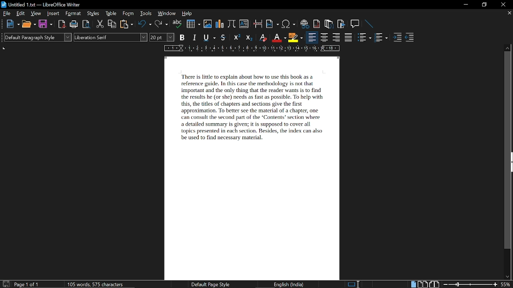  I want to click on paragraph style, so click(38, 37).